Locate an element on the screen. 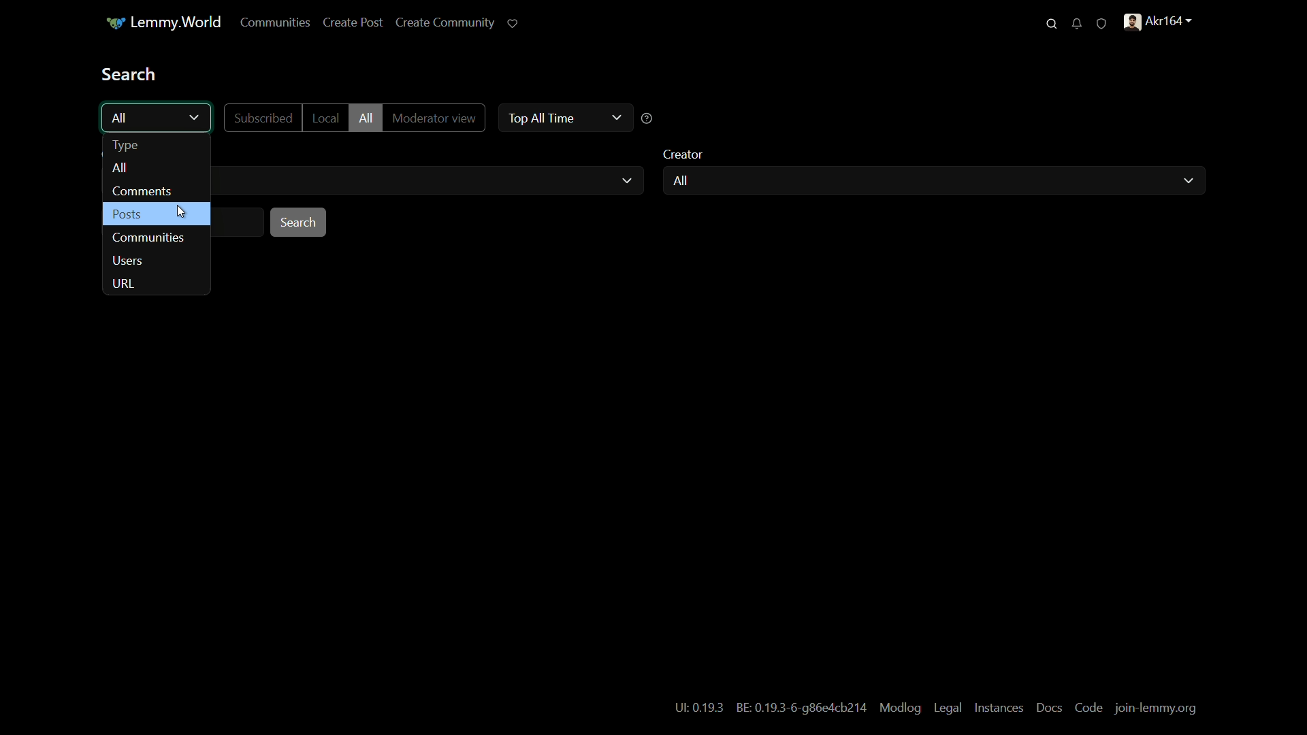 This screenshot has width=1307, height=735. dropdown is located at coordinates (615, 117).